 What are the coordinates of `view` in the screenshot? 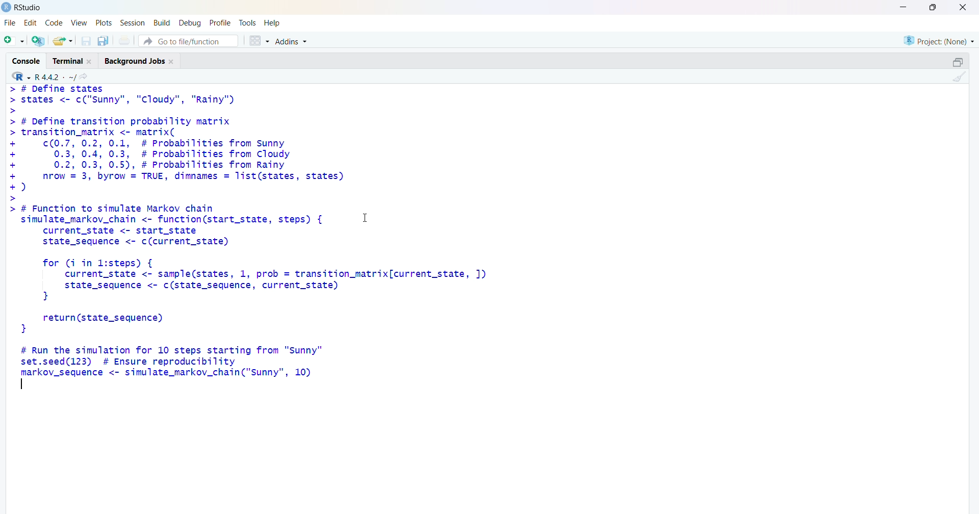 It's located at (79, 22).